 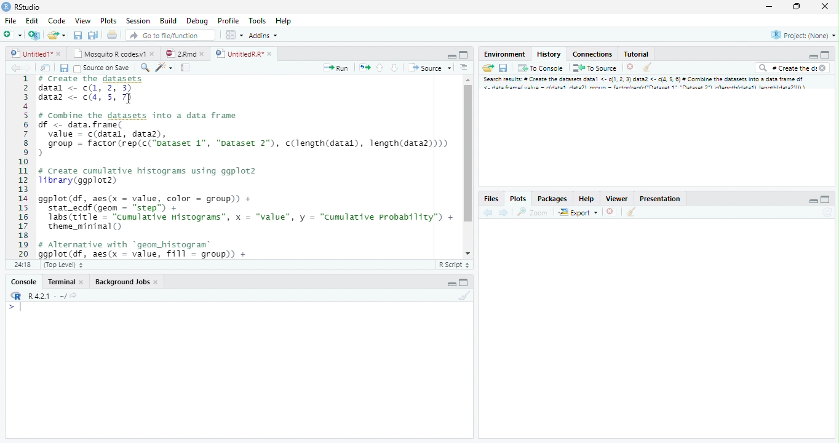 What do you see at coordinates (464, 70) in the screenshot?
I see `Alignment` at bounding box center [464, 70].